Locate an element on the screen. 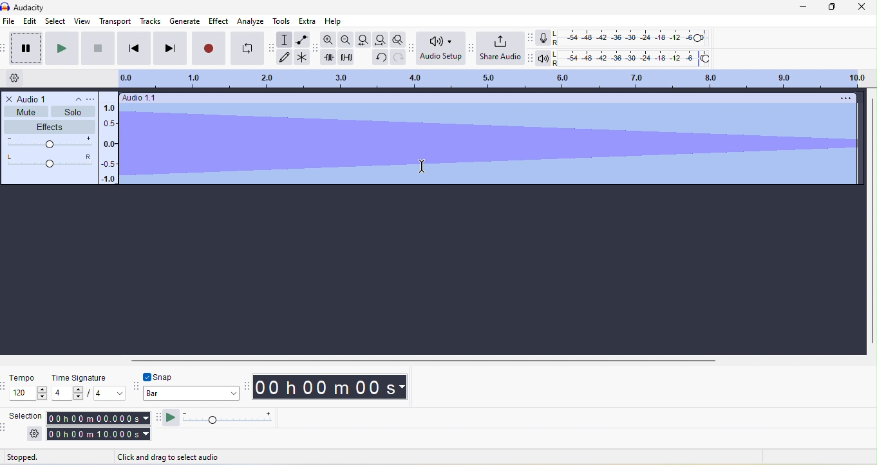  open menu is located at coordinates (89, 99).